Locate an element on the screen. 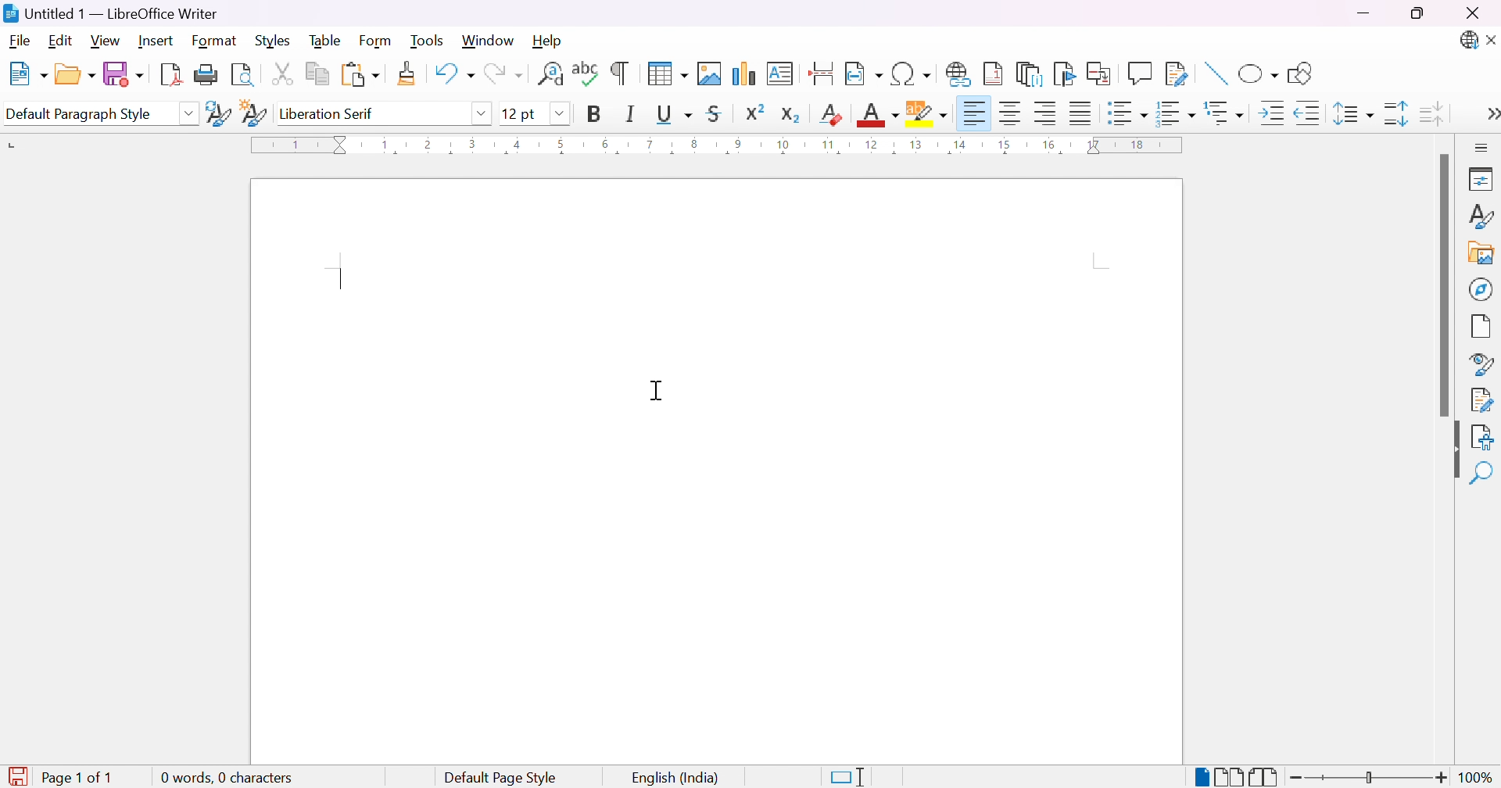  Ruler is located at coordinates (722, 145).